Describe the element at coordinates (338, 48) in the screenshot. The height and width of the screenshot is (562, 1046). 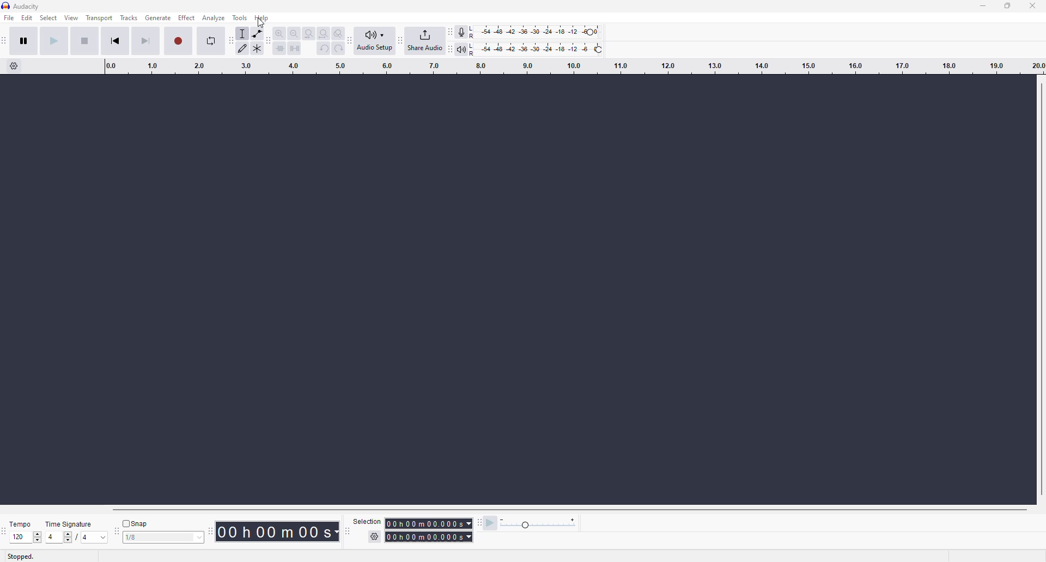
I see `redo` at that location.